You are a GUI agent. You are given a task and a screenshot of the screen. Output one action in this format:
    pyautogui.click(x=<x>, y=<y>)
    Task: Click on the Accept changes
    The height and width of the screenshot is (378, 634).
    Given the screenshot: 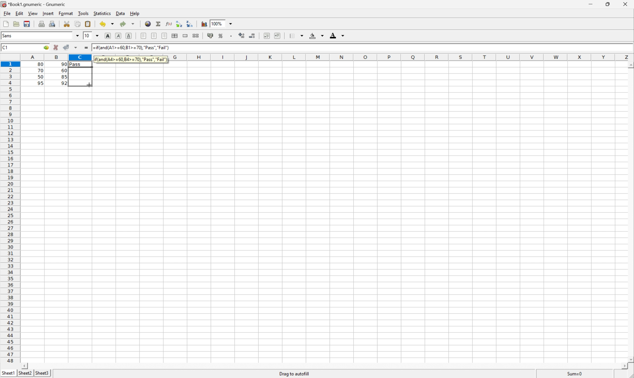 What is the action you would take?
    pyautogui.click(x=65, y=47)
    